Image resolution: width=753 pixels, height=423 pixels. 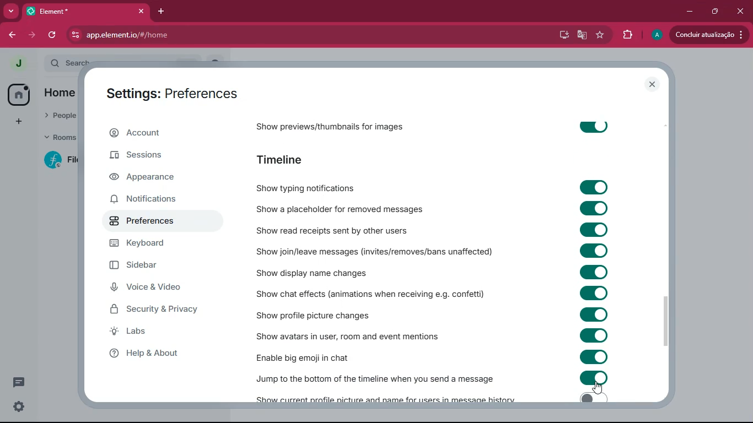 What do you see at coordinates (15, 96) in the screenshot?
I see `home` at bounding box center [15, 96].